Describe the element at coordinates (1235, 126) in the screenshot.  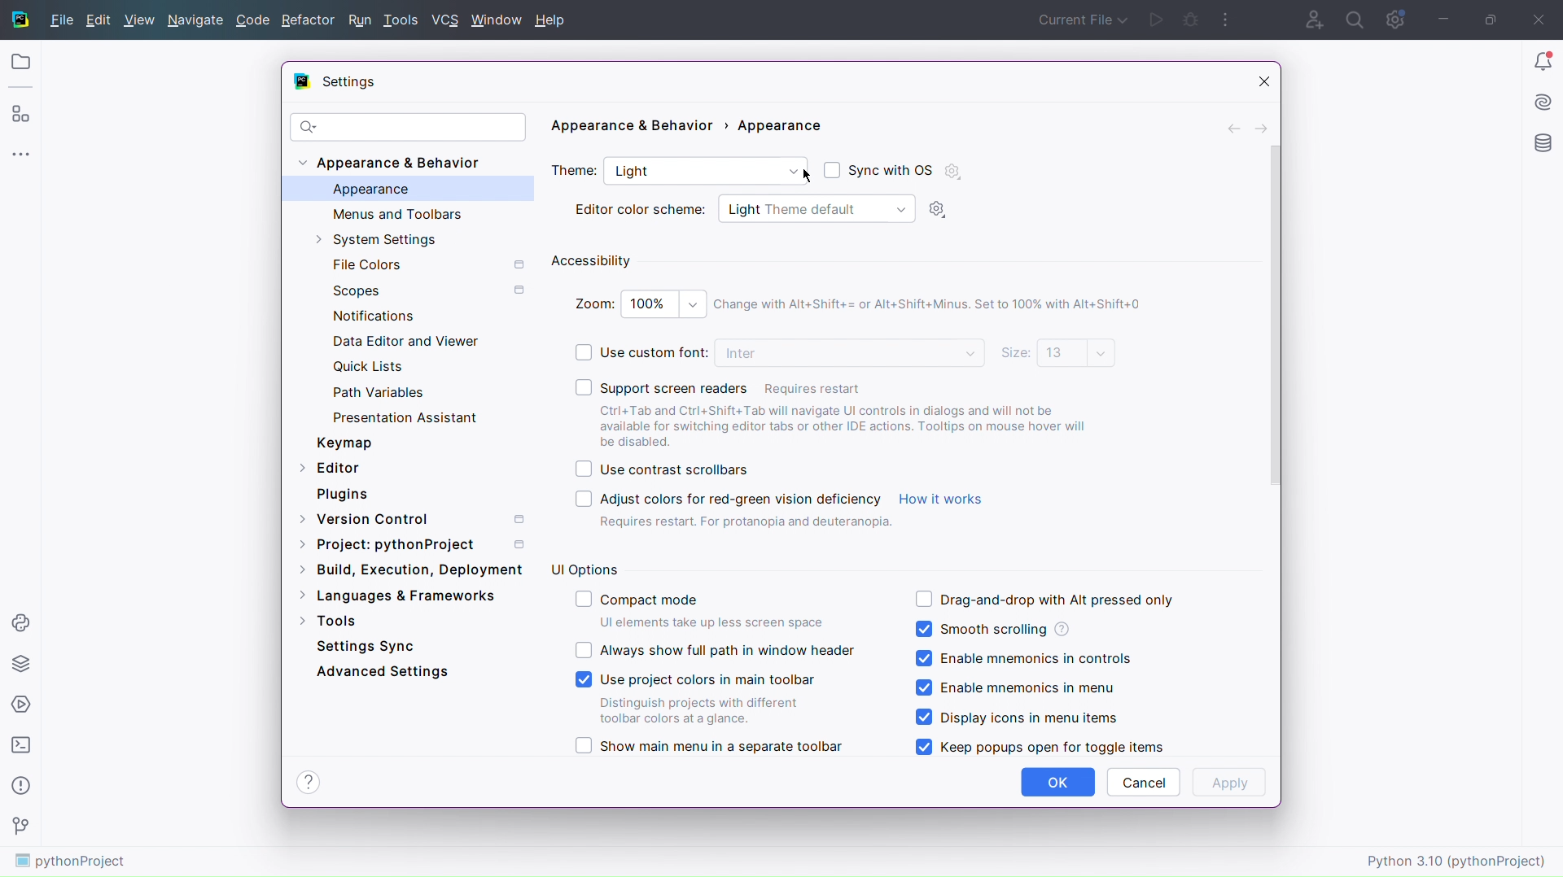
I see `Back` at that location.